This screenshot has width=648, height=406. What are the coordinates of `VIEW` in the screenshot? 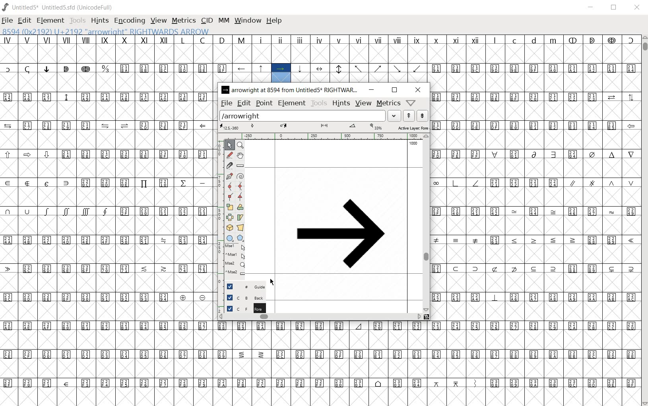 It's located at (158, 21).